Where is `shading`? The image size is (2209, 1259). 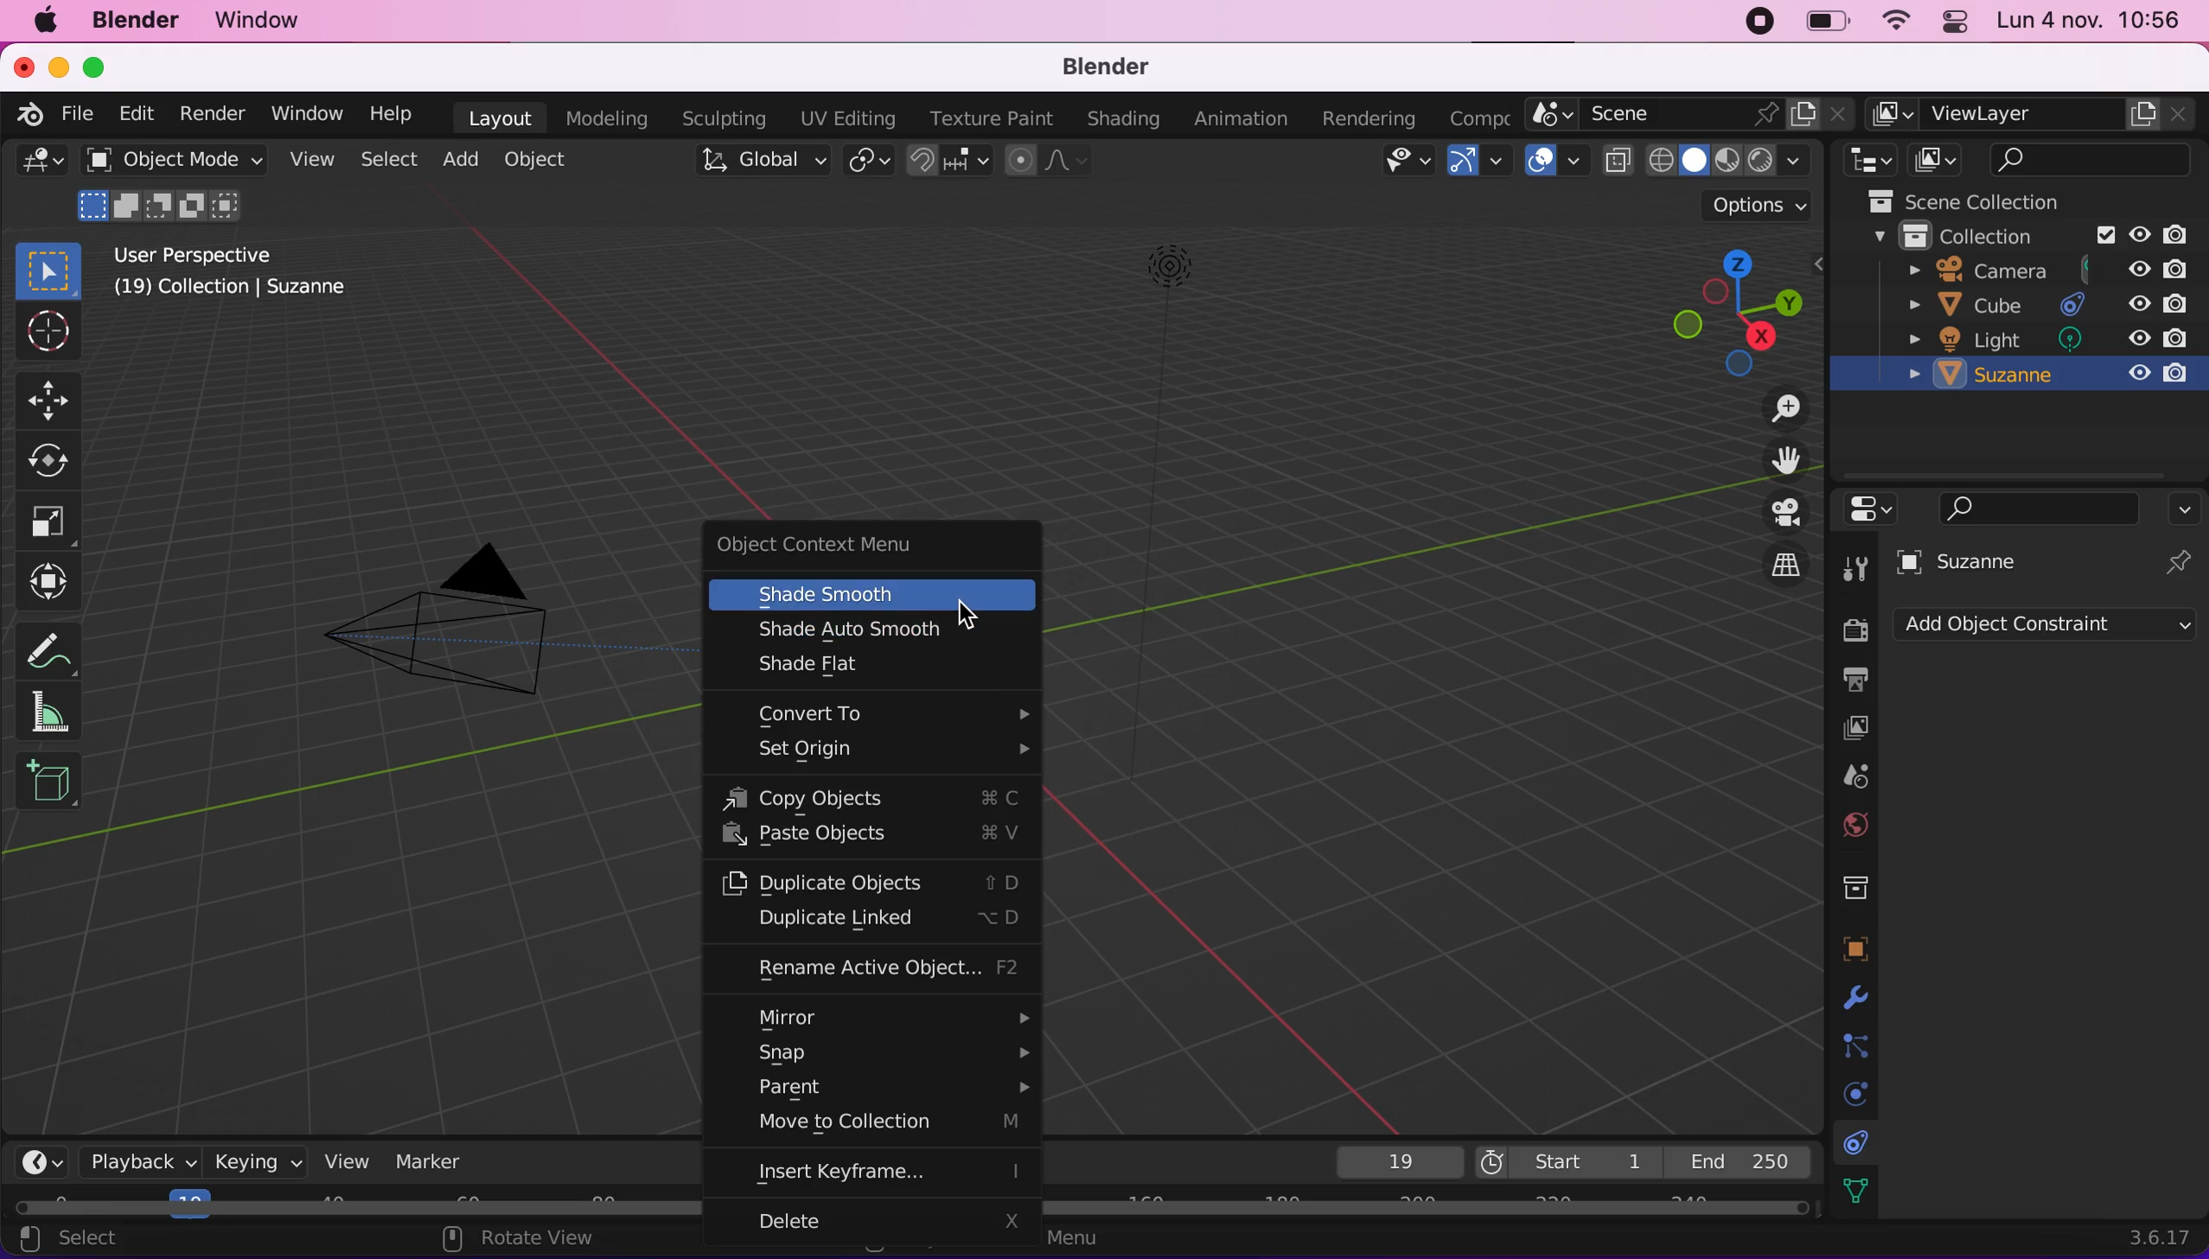 shading is located at coordinates (1795, 161).